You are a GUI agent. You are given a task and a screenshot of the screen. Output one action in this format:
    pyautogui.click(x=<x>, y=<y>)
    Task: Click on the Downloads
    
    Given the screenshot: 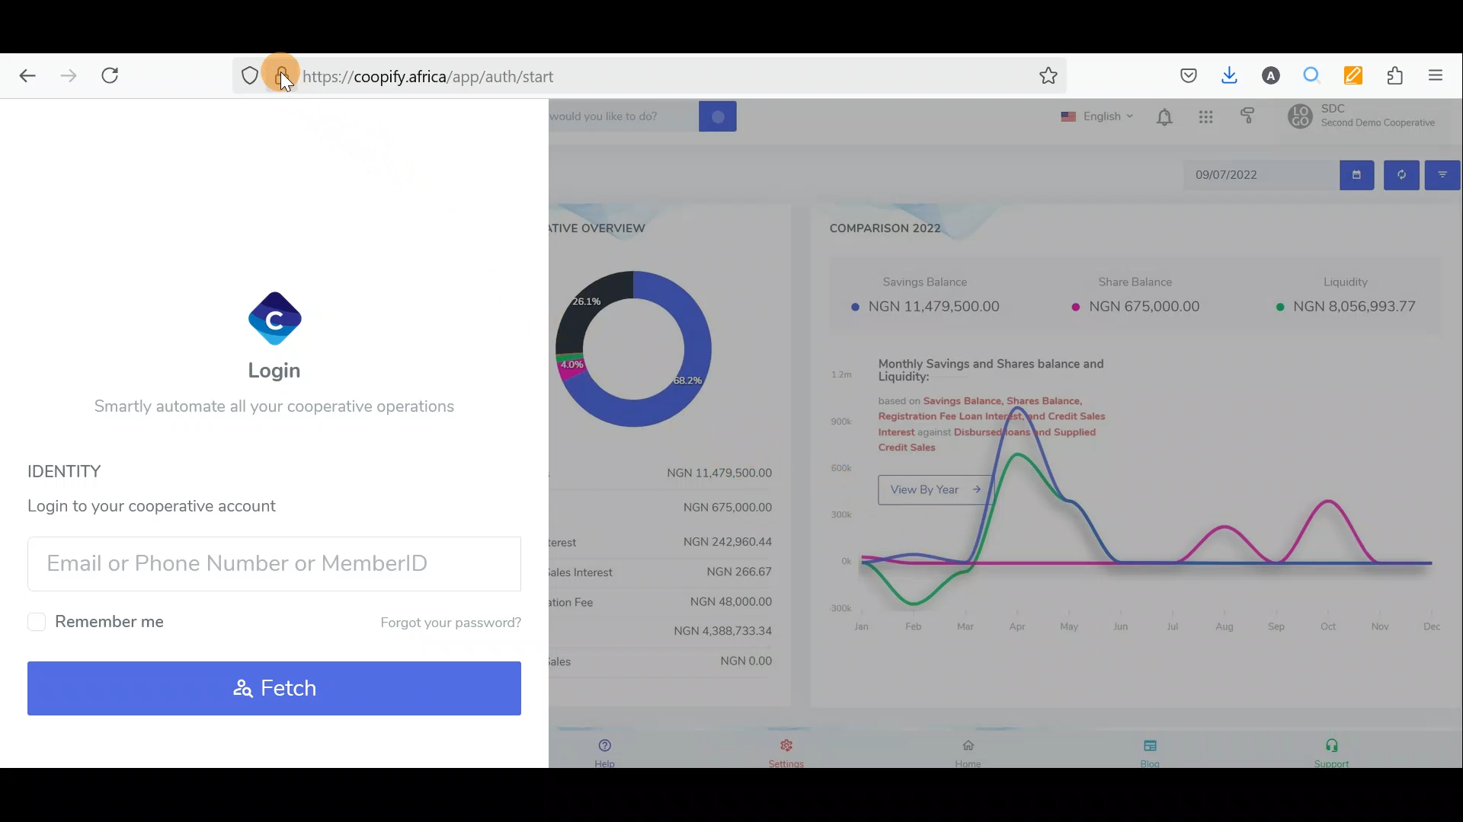 What is the action you would take?
    pyautogui.click(x=1226, y=74)
    